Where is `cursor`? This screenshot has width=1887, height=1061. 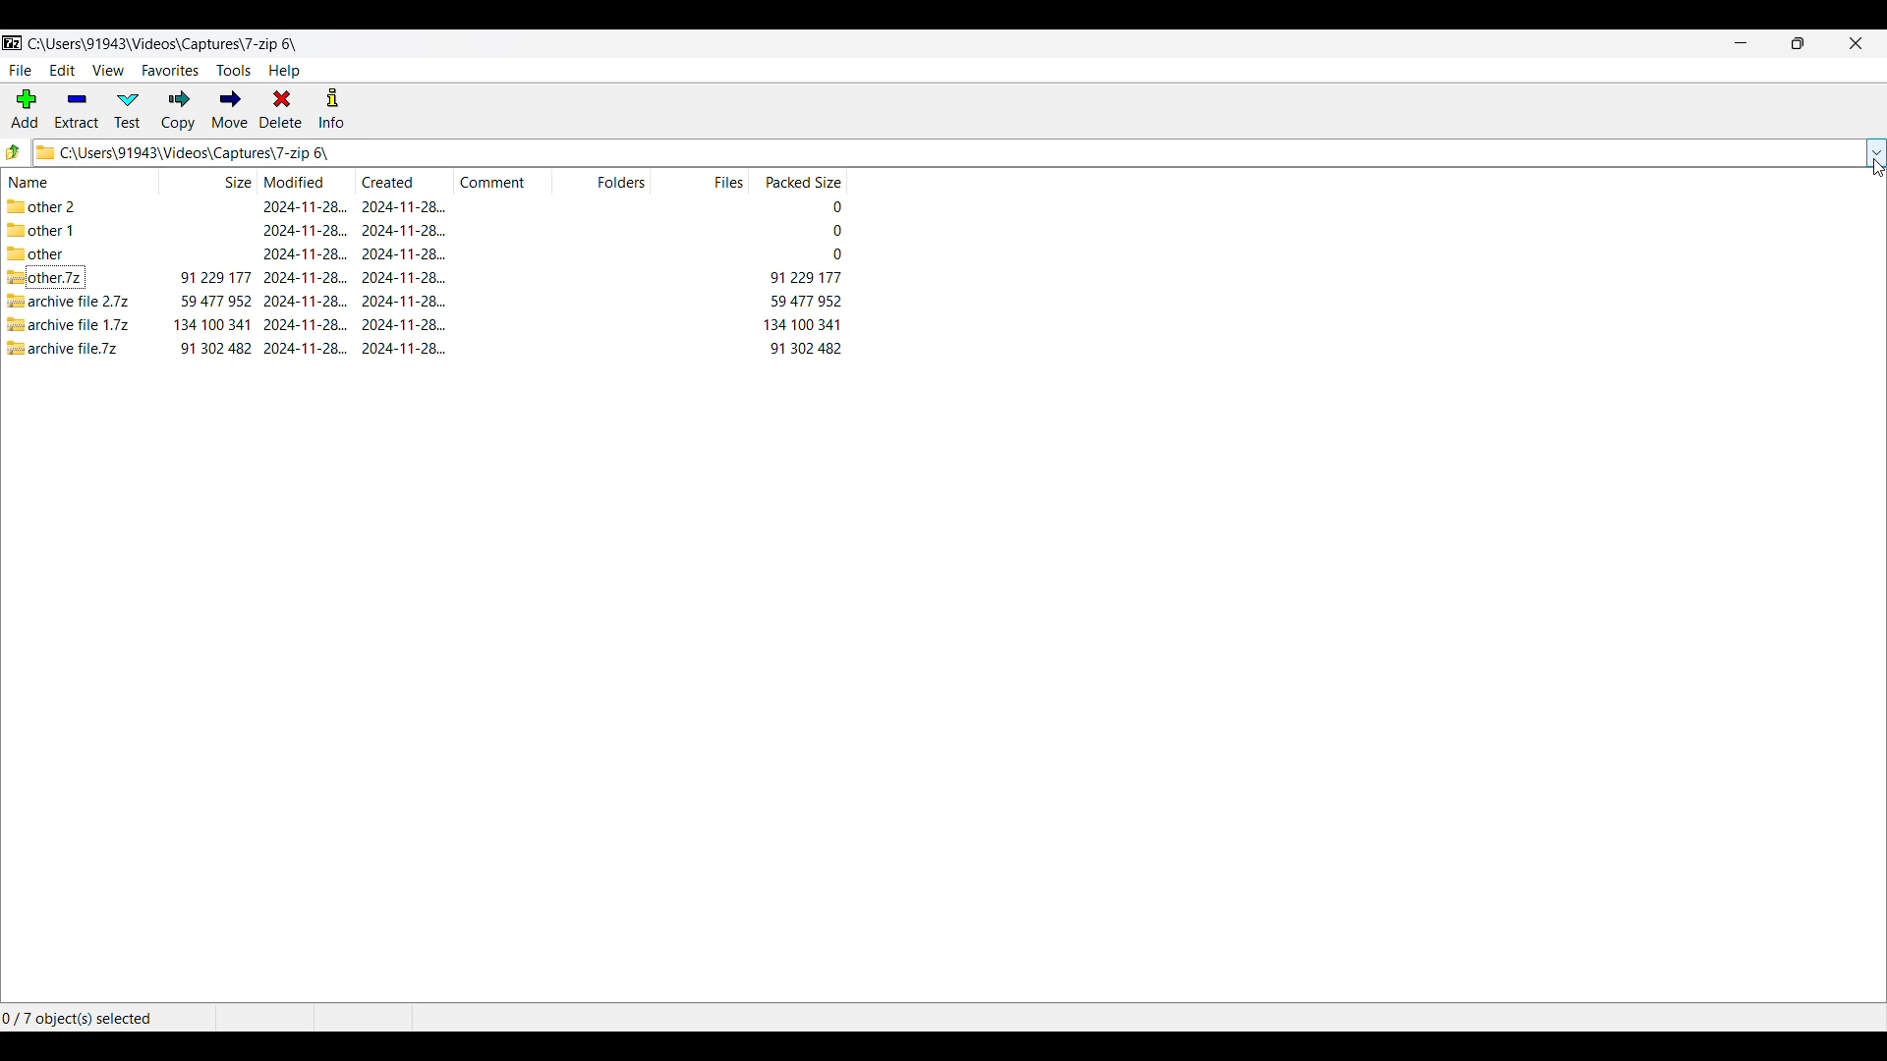
cursor is located at coordinates (1875, 167).